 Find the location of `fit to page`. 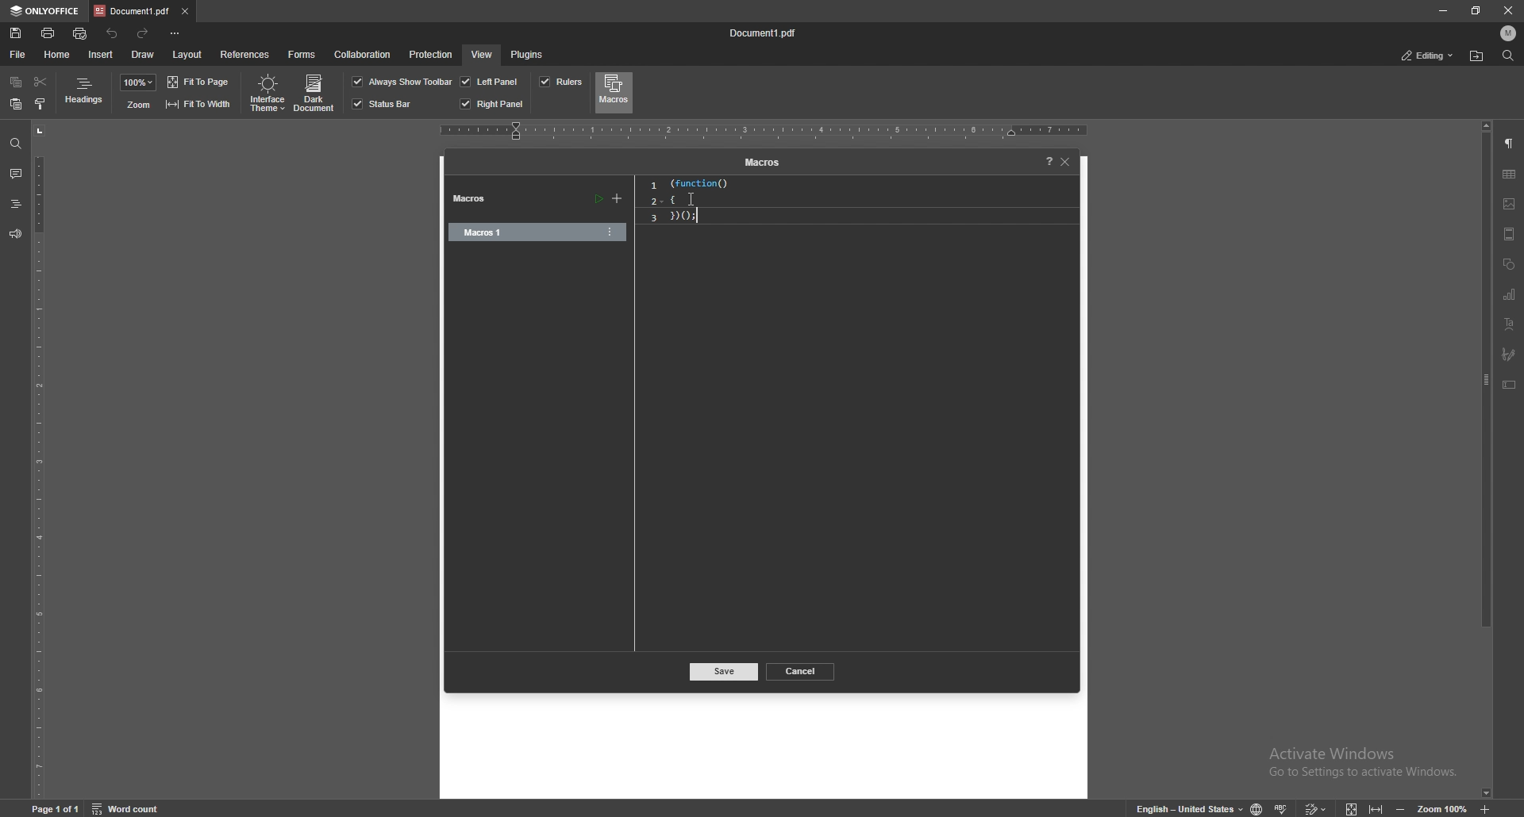

fit to page is located at coordinates (200, 82).